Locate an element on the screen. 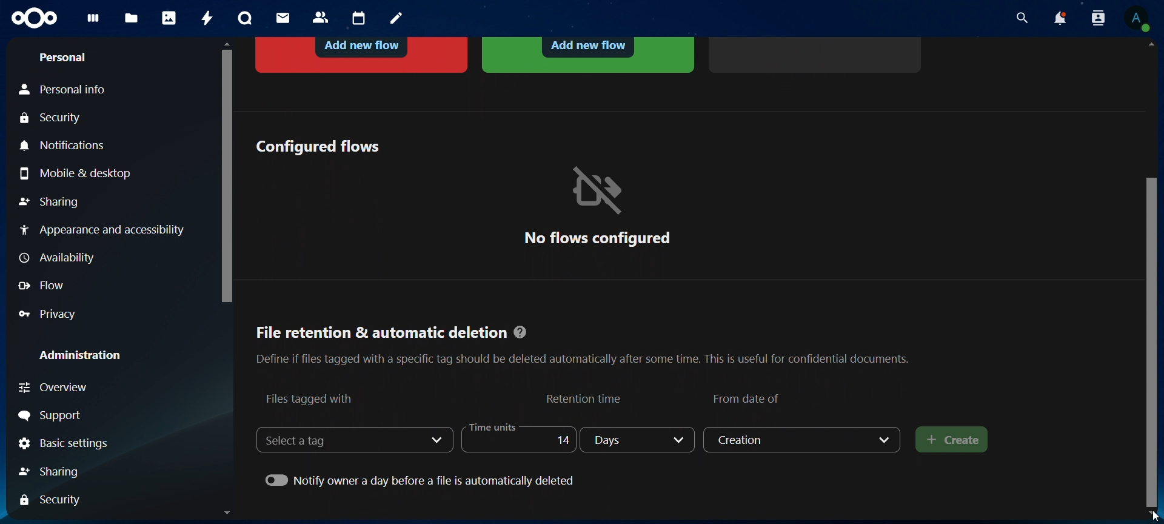 This screenshot has width=1164, height=524. availabilty is located at coordinates (60, 259).